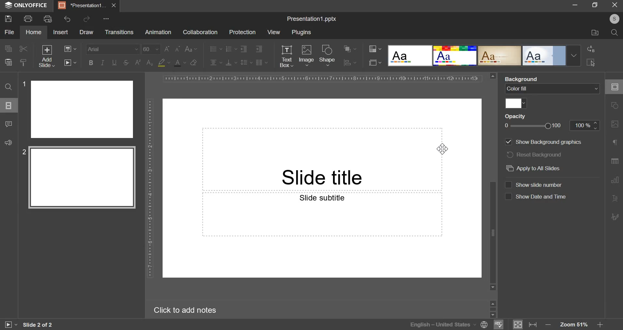 This screenshot has height=330, width=623. Describe the element at coordinates (518, 325) in the screenshot. I see `fit to slide` at that location.